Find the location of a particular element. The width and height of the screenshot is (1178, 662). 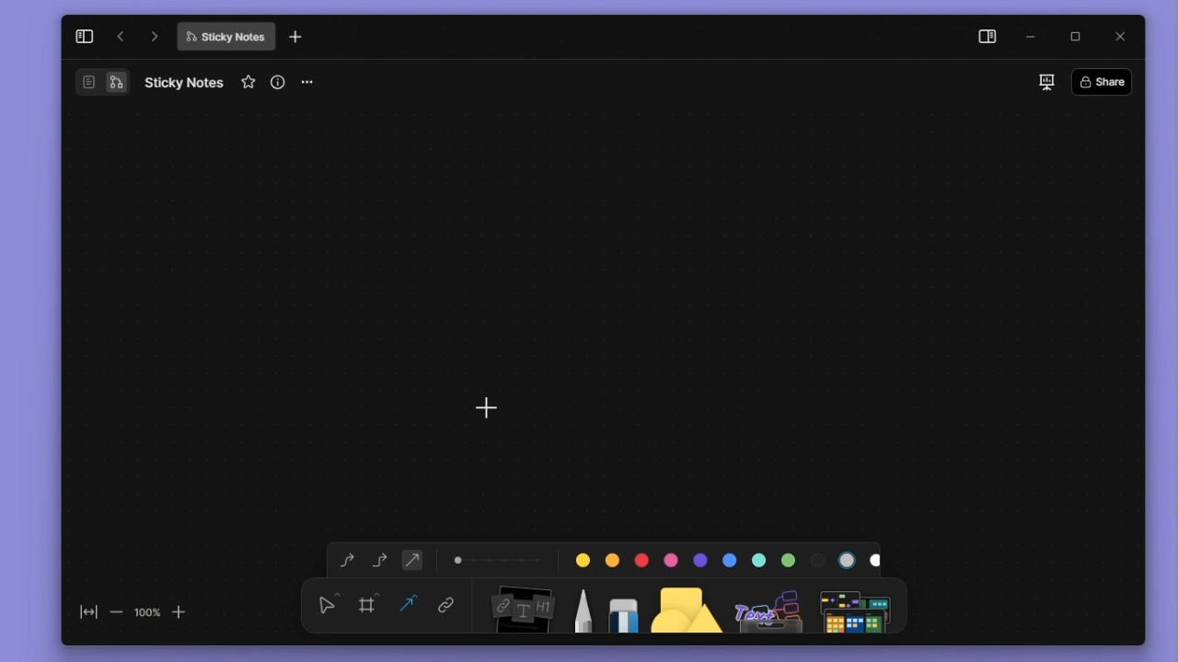

frame is located at coordinates (371, 603).